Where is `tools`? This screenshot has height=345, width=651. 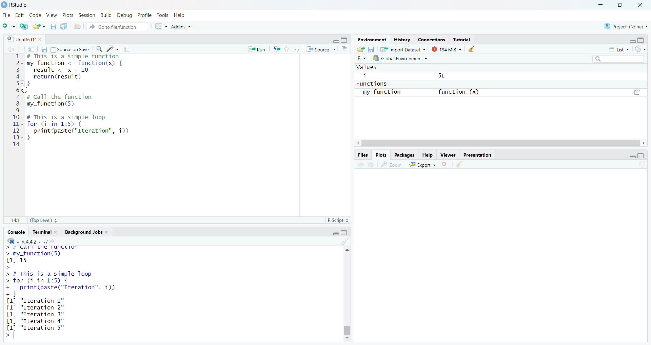
tools is located at coordinates (164, 15).